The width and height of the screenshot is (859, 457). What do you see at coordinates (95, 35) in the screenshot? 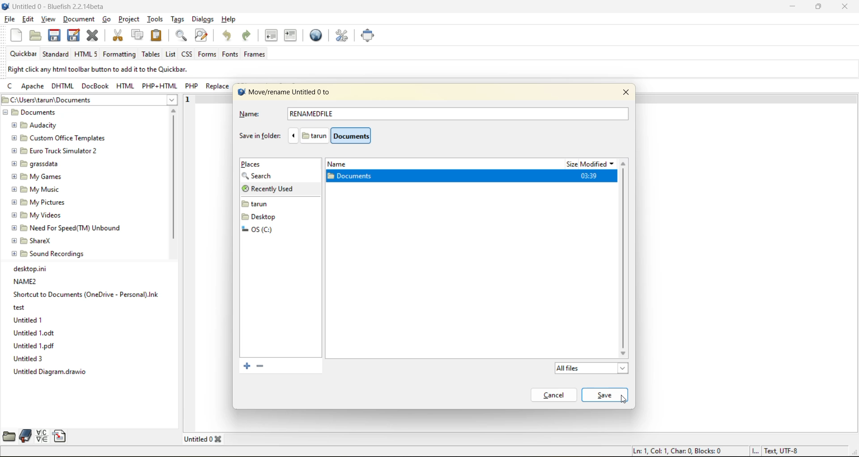
I see `close file` at bounding box center [95, 35].